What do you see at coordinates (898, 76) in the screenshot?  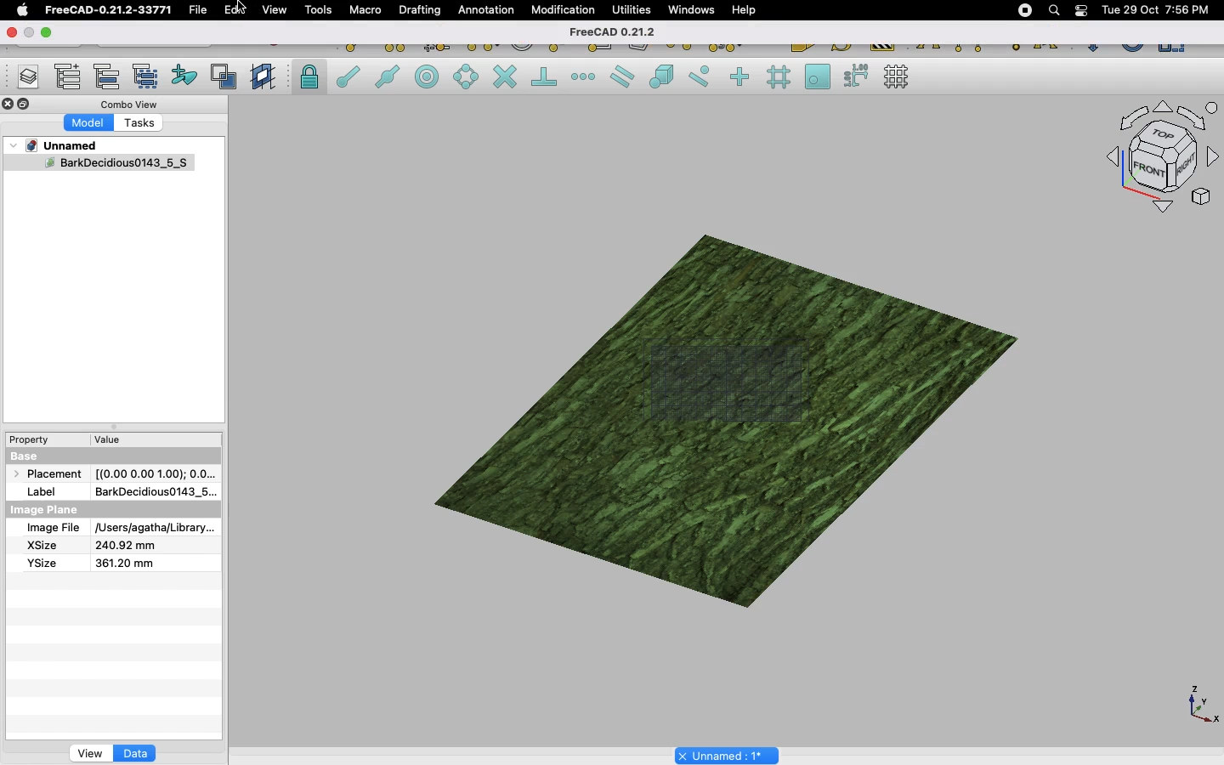 I see `Toggle grid` at bounding box center [898, 76].